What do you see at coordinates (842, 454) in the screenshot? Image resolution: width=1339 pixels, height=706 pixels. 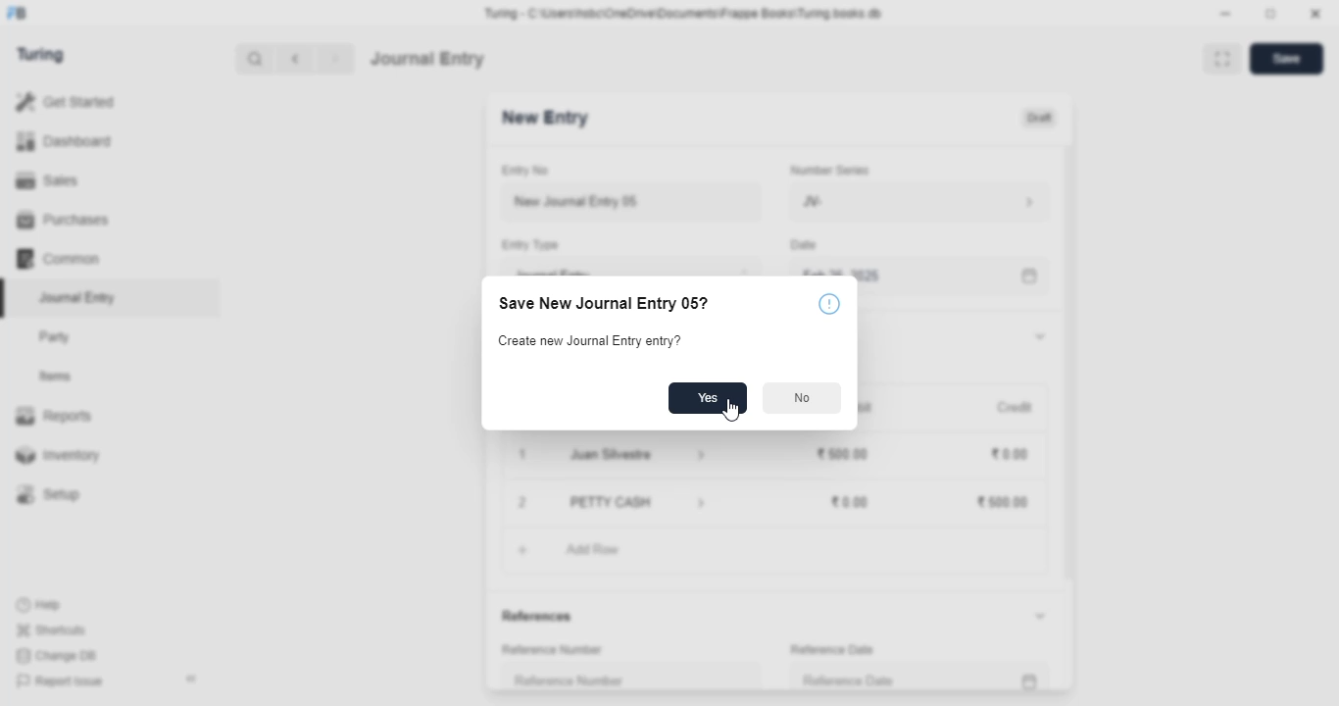 I see `₹500.00` at bounding box center [842, 454].